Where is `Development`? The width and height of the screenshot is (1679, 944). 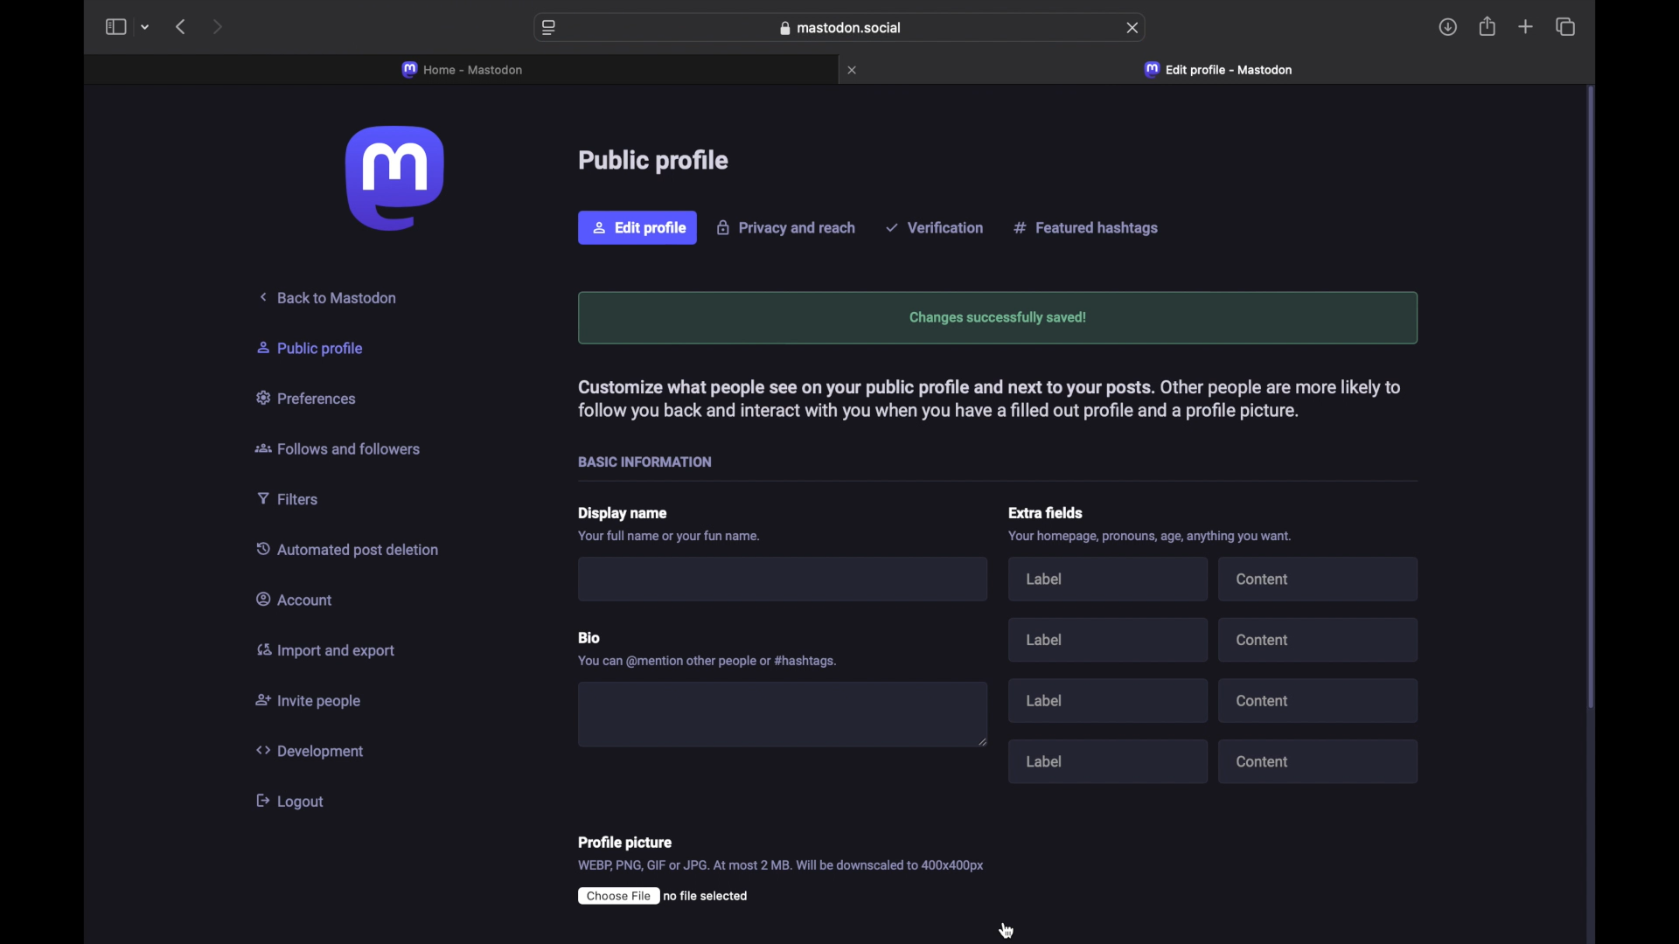 Development is located at coordinates (303, 752).